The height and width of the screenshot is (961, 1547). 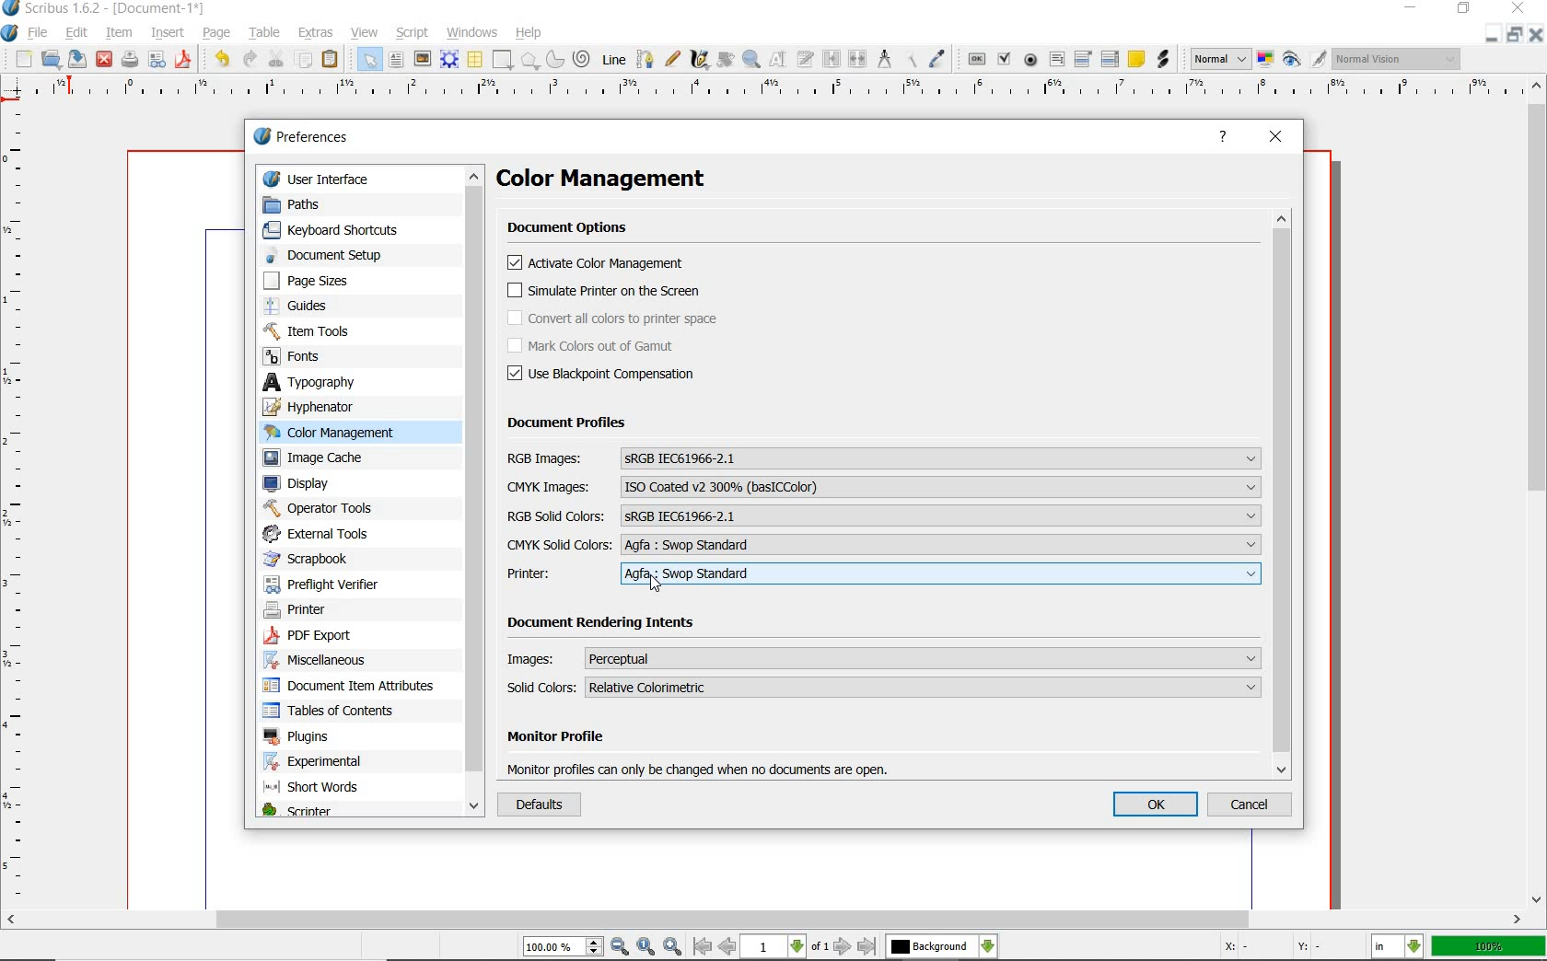 What do you see at coordinates (307, 139) in the screenshot?
I see `preferences` at bounding box center [307, 139].